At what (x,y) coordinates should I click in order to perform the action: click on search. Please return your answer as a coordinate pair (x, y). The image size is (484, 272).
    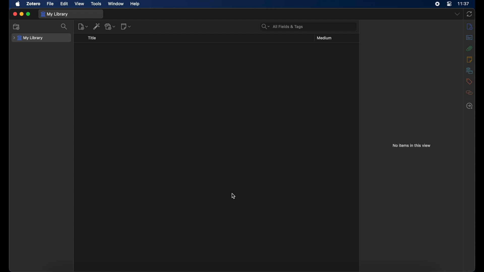
    Looking at the image, I should click on (65, 27).